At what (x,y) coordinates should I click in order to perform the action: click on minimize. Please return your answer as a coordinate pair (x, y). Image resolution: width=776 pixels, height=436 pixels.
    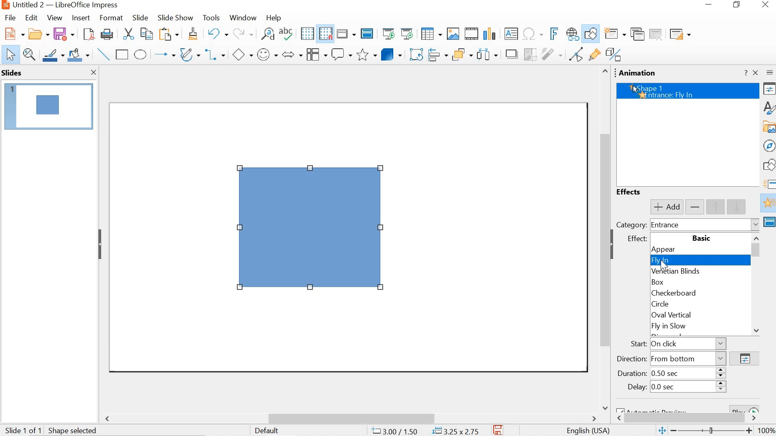
    Looking at the image, I should click on (707, 5).